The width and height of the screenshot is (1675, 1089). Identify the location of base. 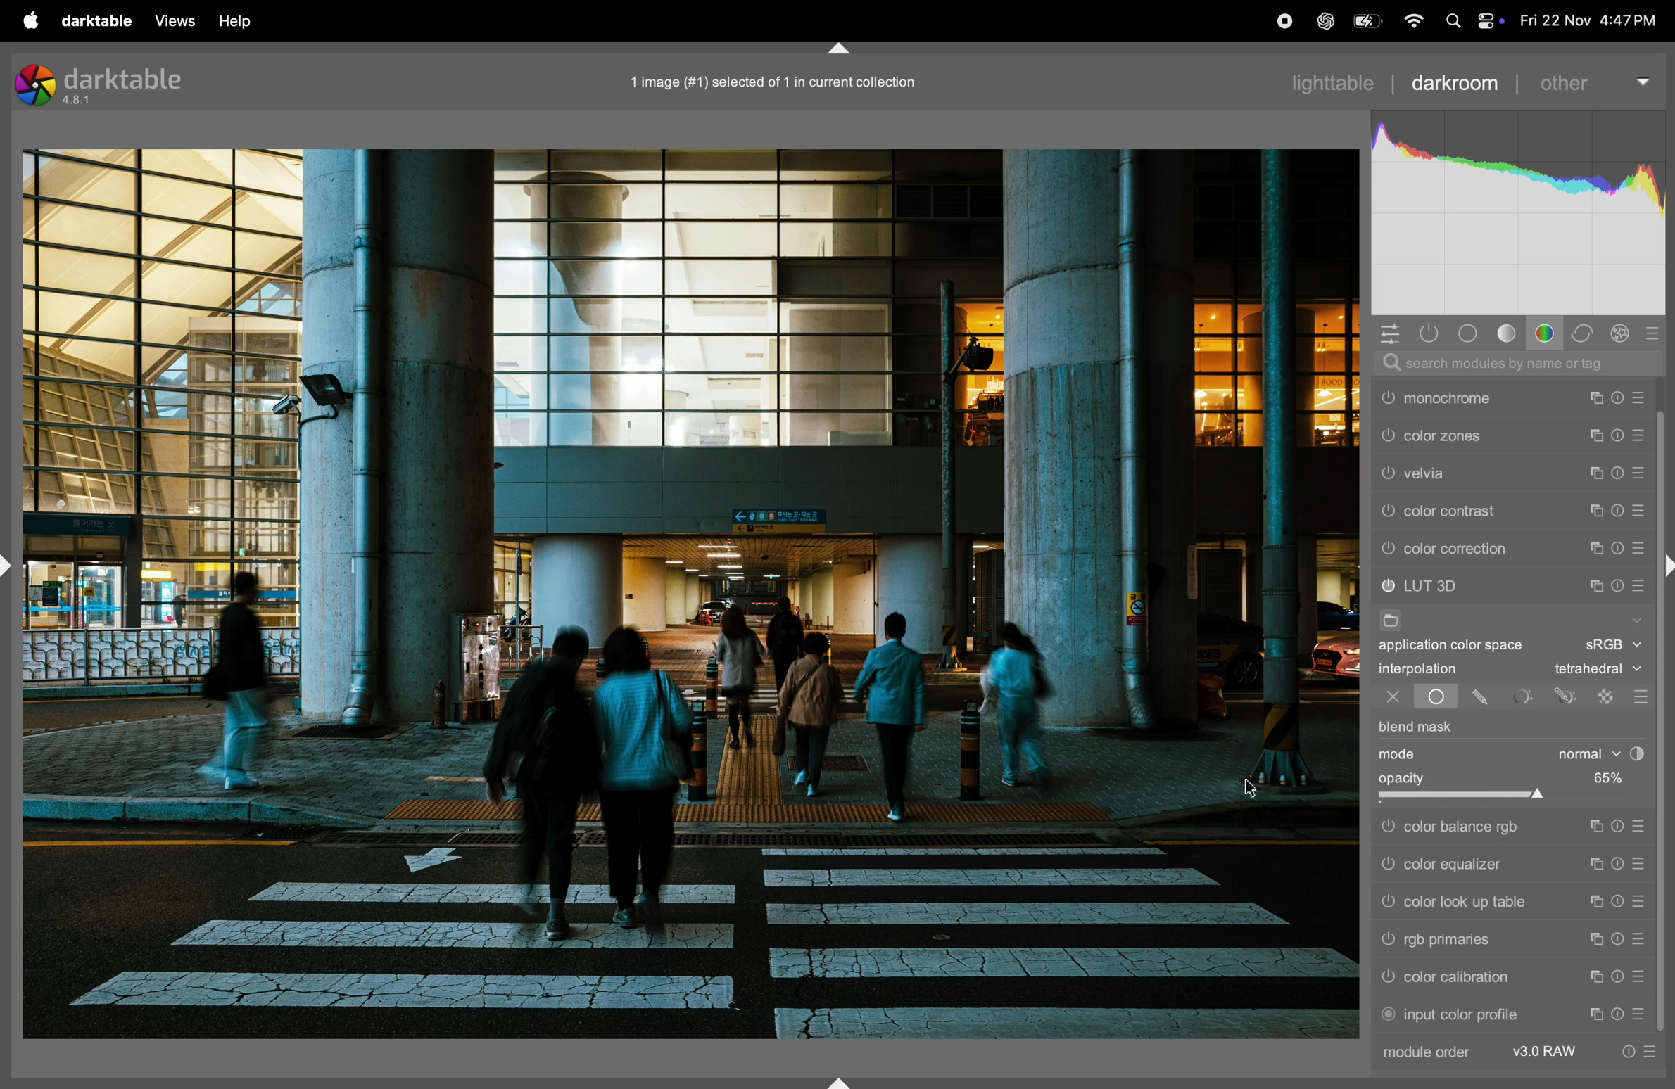
(1471, 334).